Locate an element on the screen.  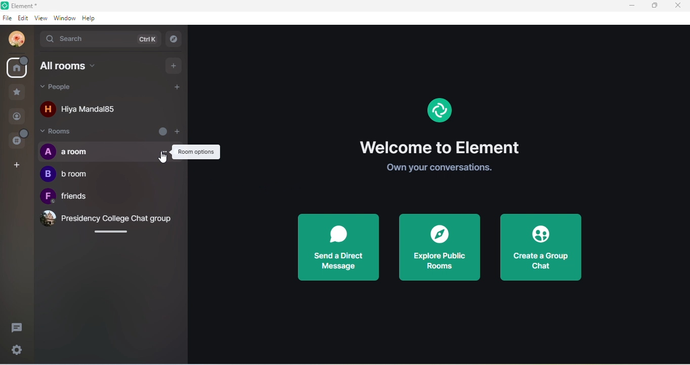
add is located at coordinates (179, 88).